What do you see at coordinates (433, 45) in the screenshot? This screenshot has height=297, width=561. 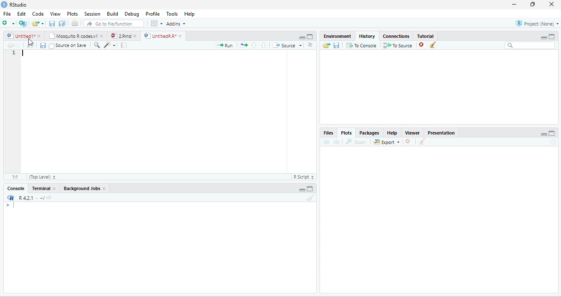 I see `Clear all history entries` at bounding box center [433, 45].